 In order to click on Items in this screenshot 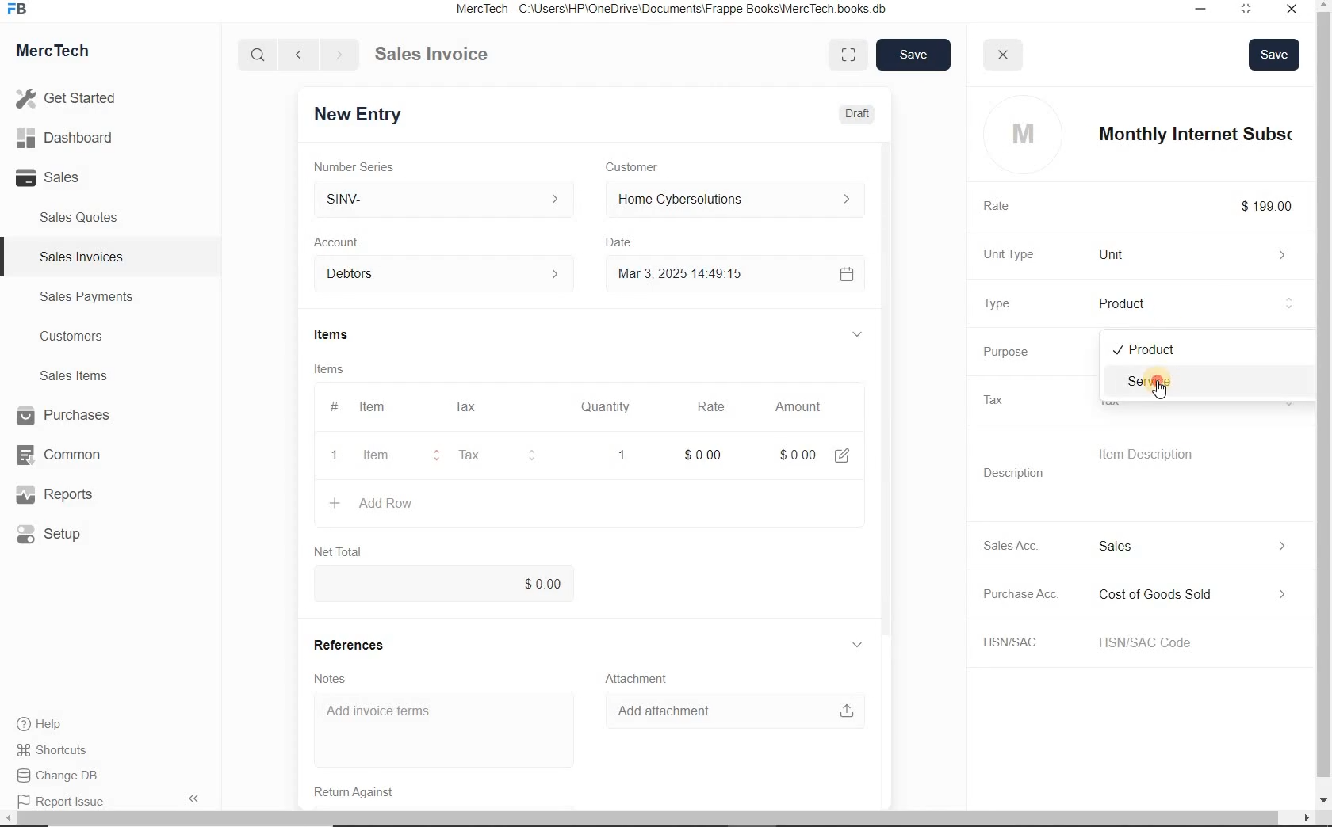, I will do `click(353, 336)`.